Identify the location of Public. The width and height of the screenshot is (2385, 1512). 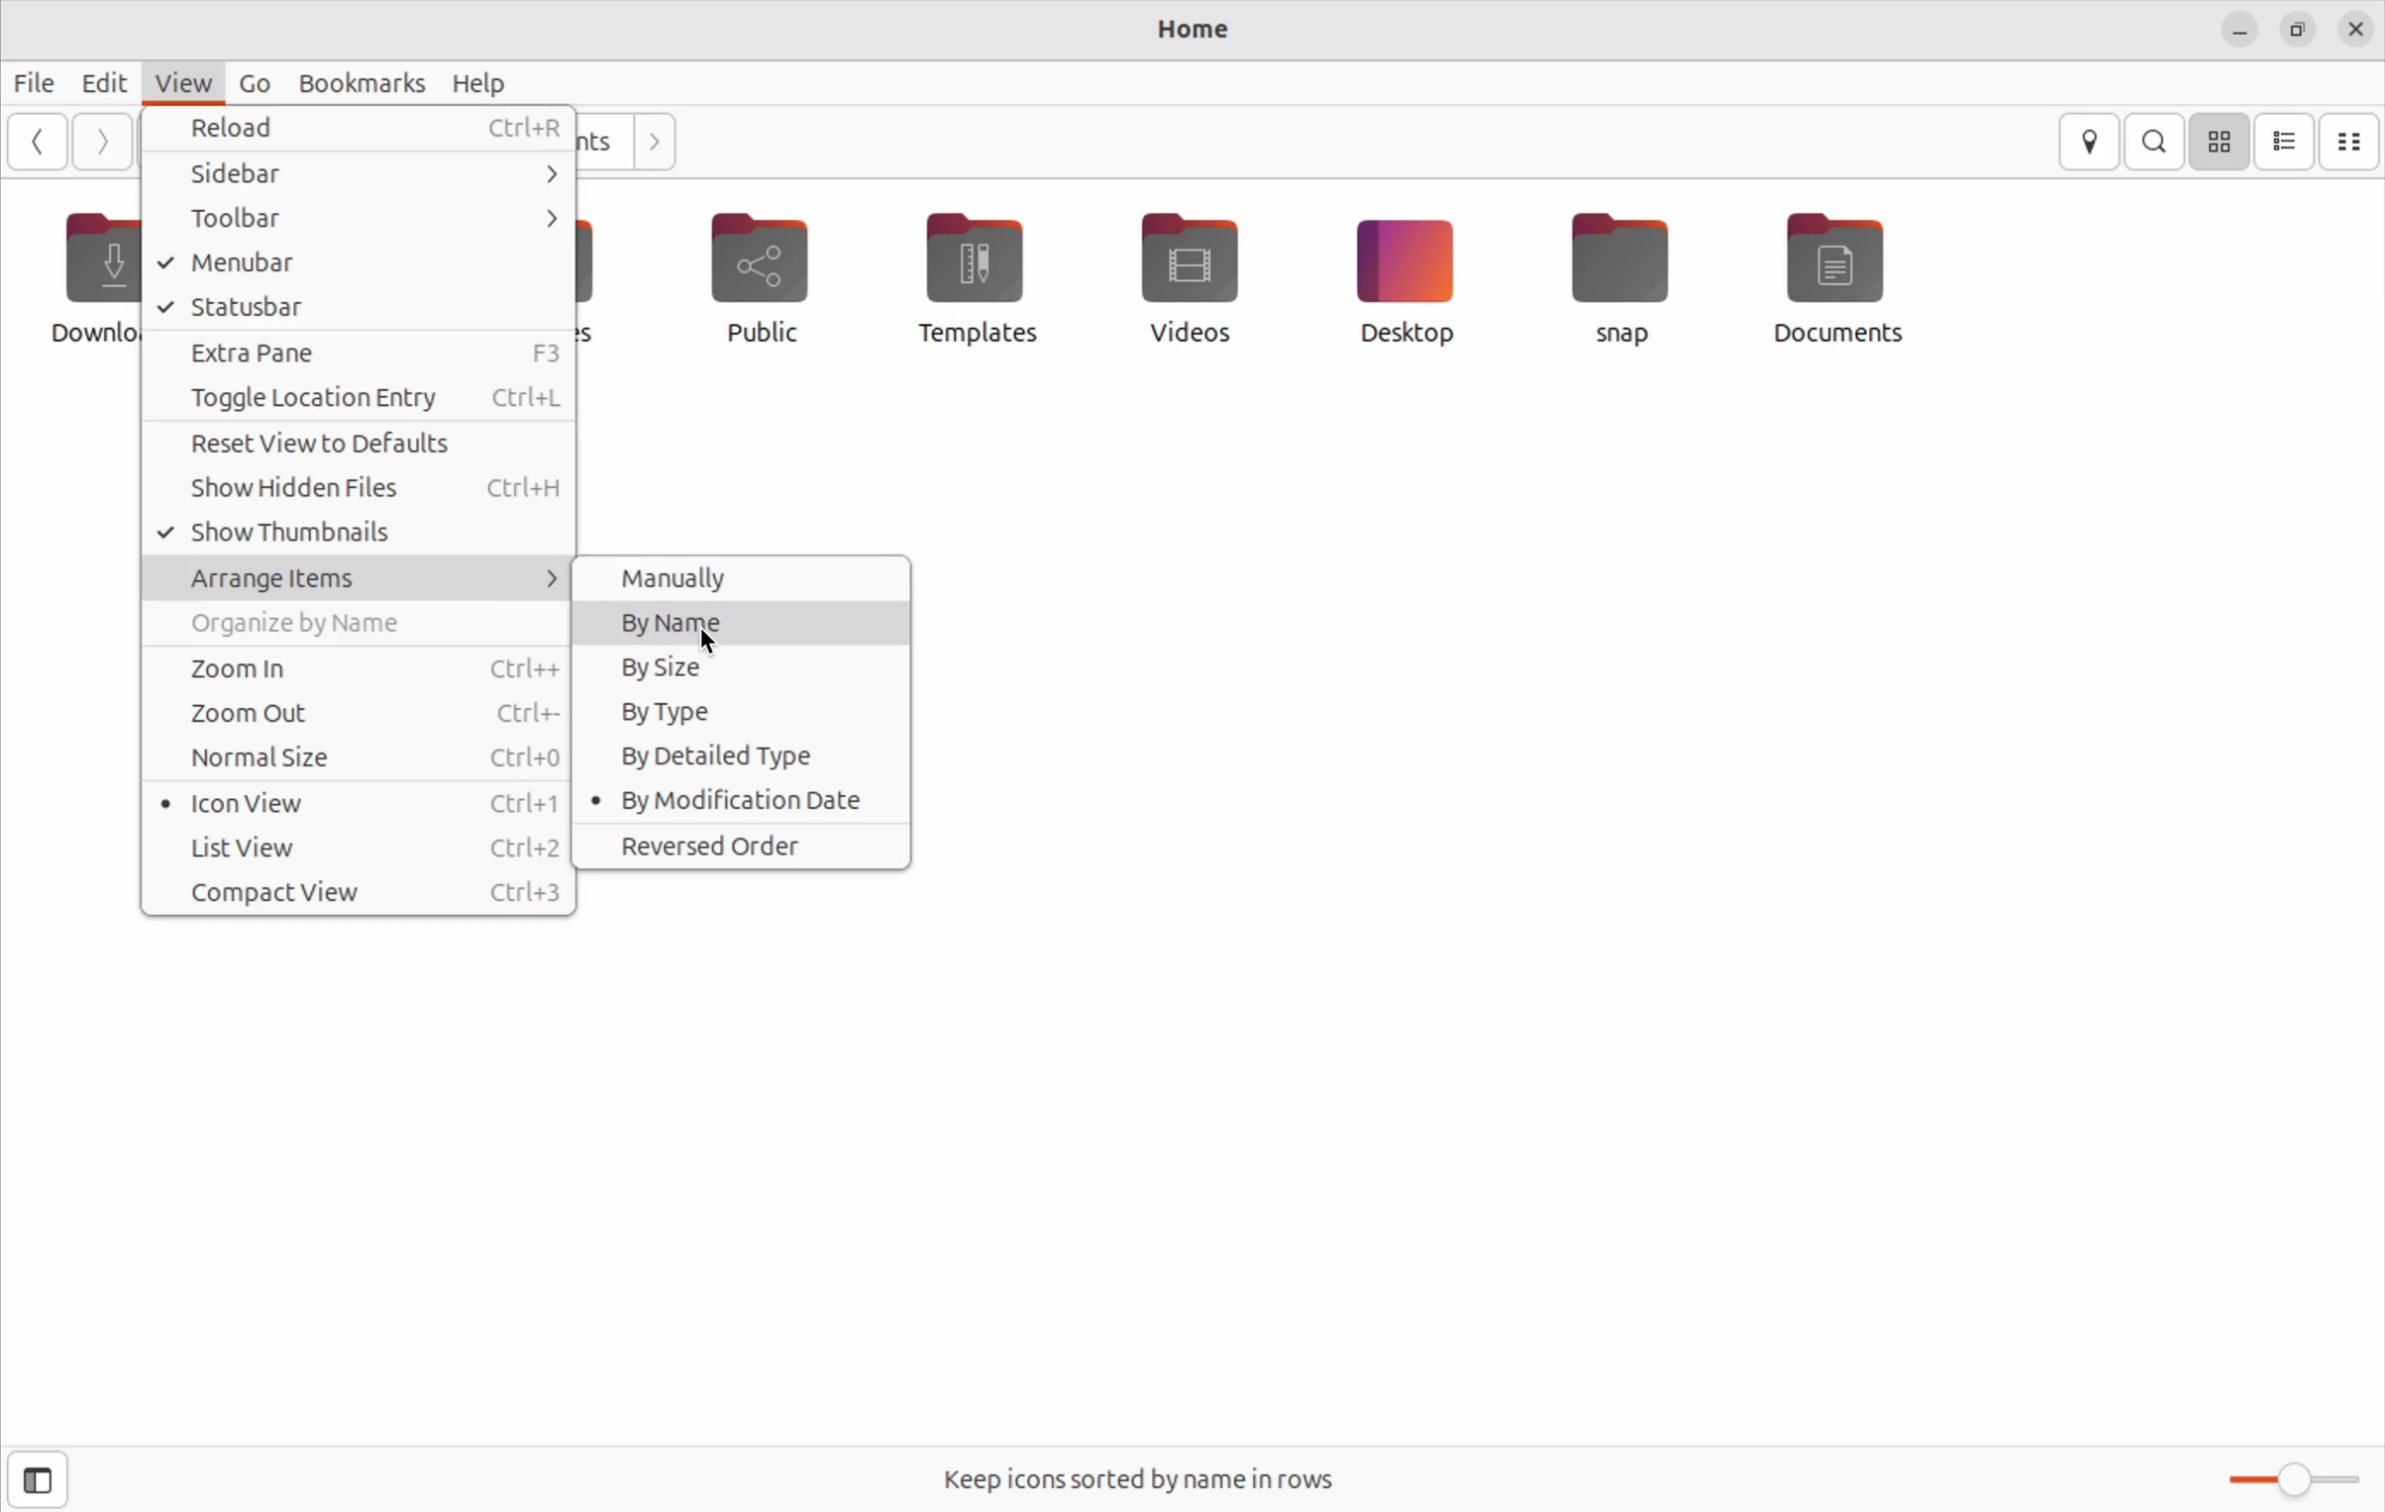
(766, 284).